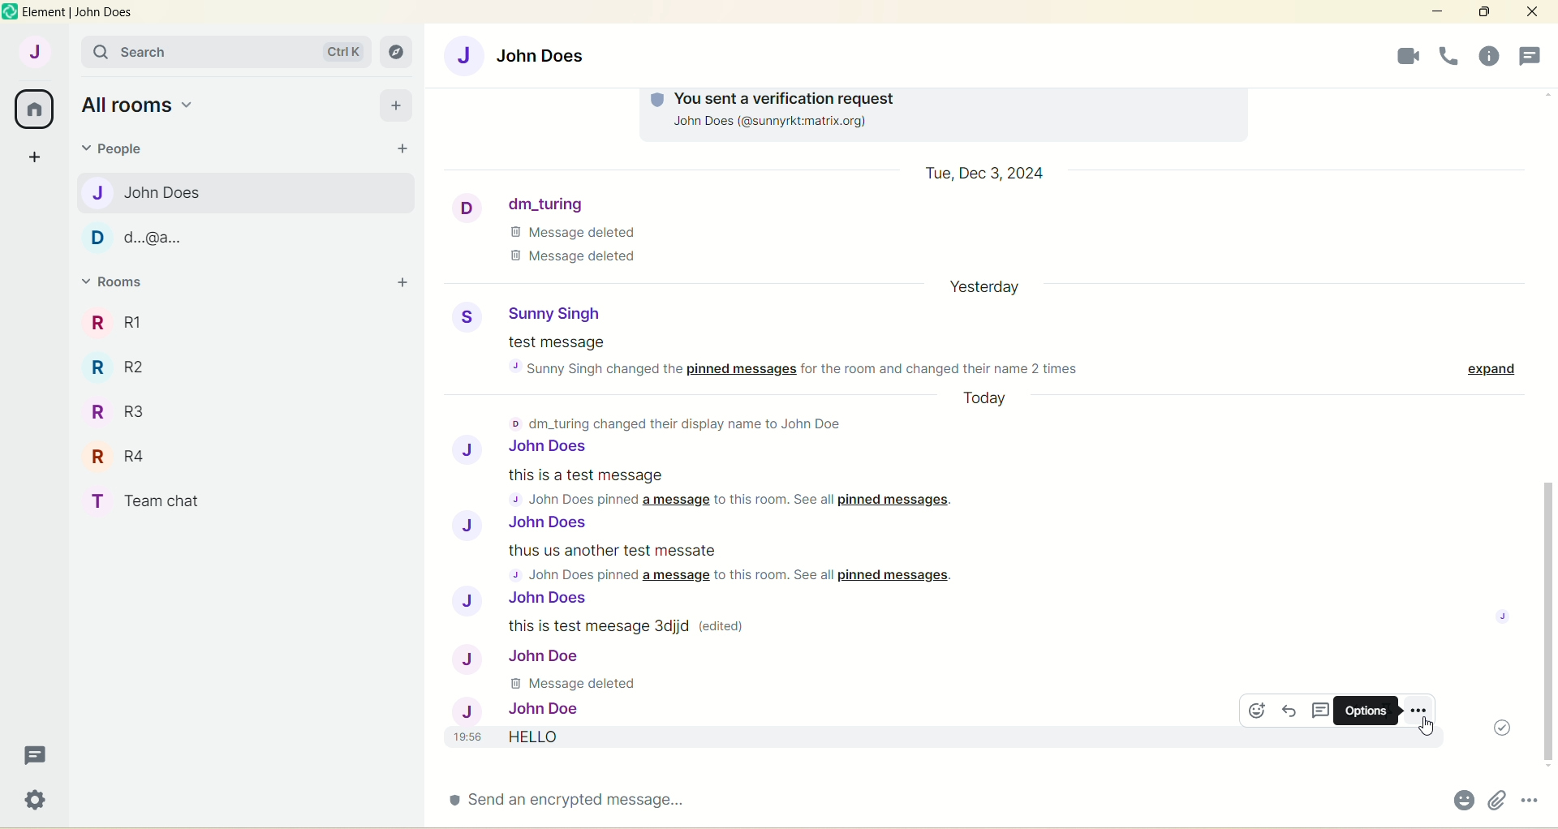 The height and width of the screenshot is (829, 1558). I want to click on all rooms, so click(36, 108).